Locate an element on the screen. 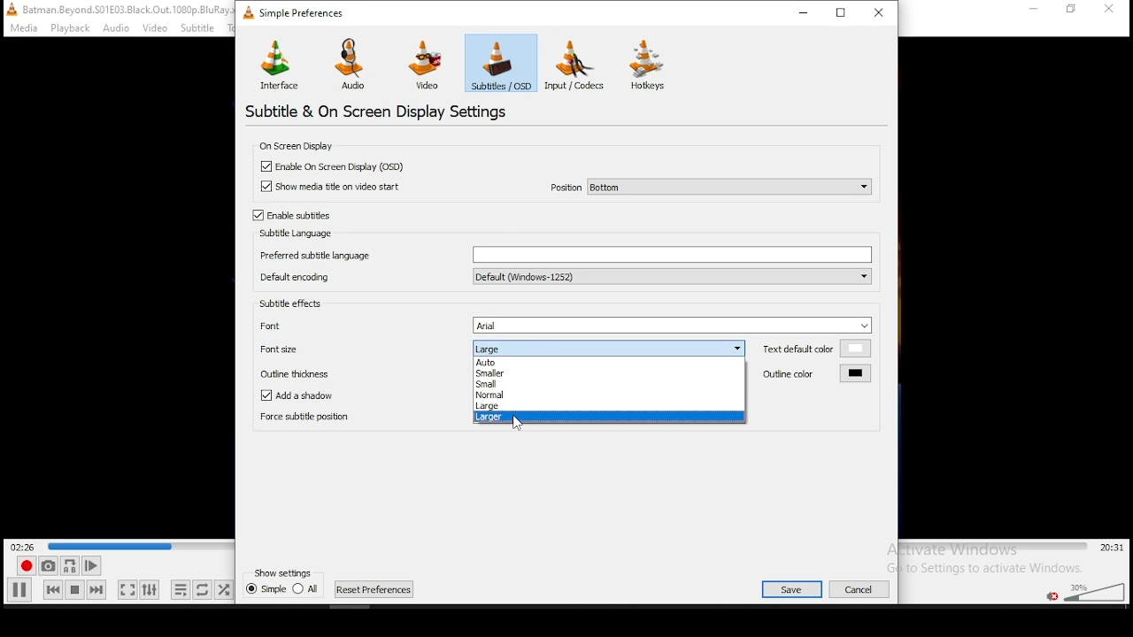 Image resolution: width=1133 pixels, height=637 pixels. input/codecs is located at coordinates (574, 65).